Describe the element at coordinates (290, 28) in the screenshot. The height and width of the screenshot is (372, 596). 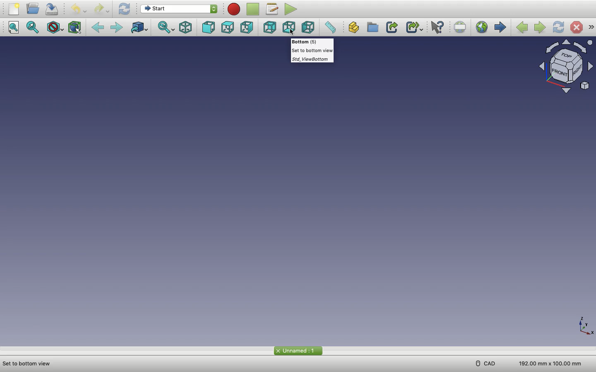
I see `Bottom` at that location.